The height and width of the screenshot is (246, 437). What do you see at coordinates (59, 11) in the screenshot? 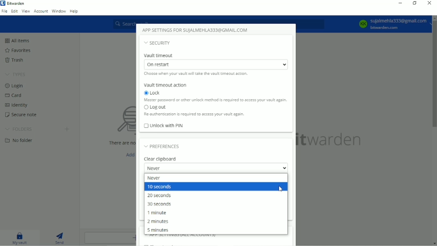
I see `Window` at bounding box center [59, 11].